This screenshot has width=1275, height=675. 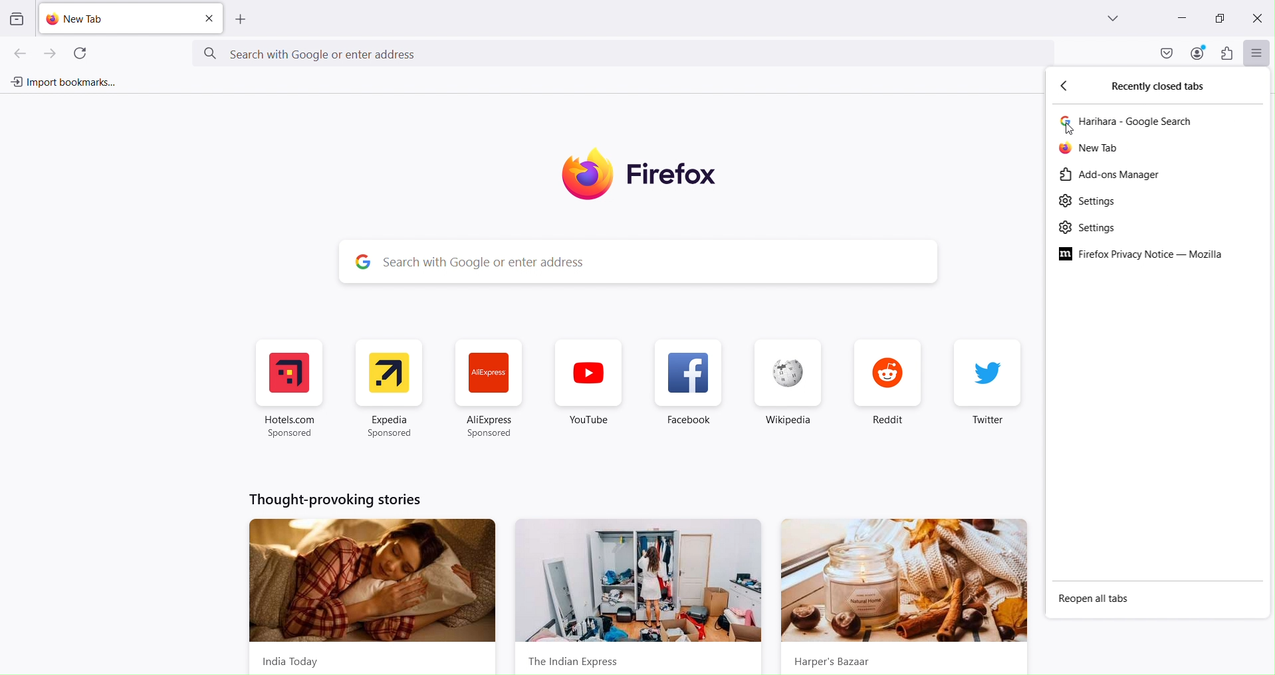 I want to click on Move backward, so click(x=1070, y=88).